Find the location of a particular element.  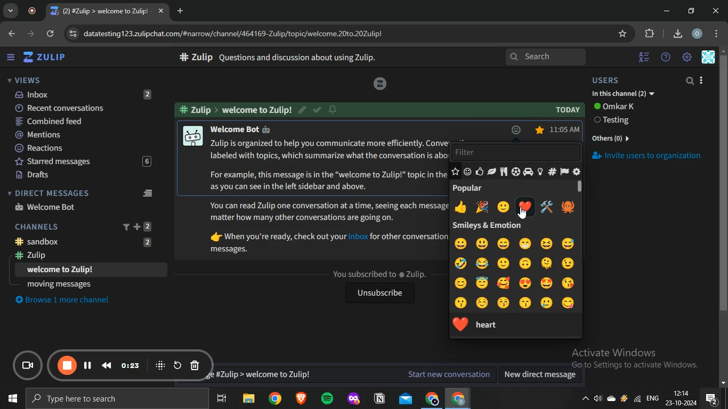

users is located at coordinates (614, 80).